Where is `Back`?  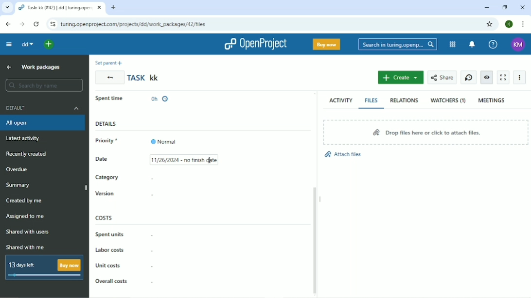 Back is located at coordinates (109, 77).